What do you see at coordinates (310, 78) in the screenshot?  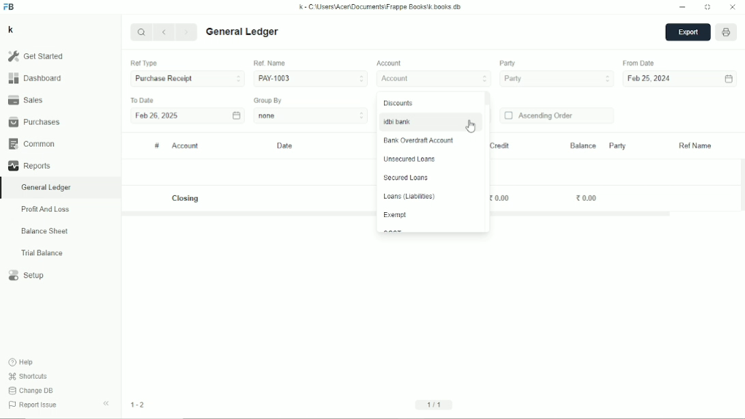 I see `PAY-1003` at bounding box center [310, 78].